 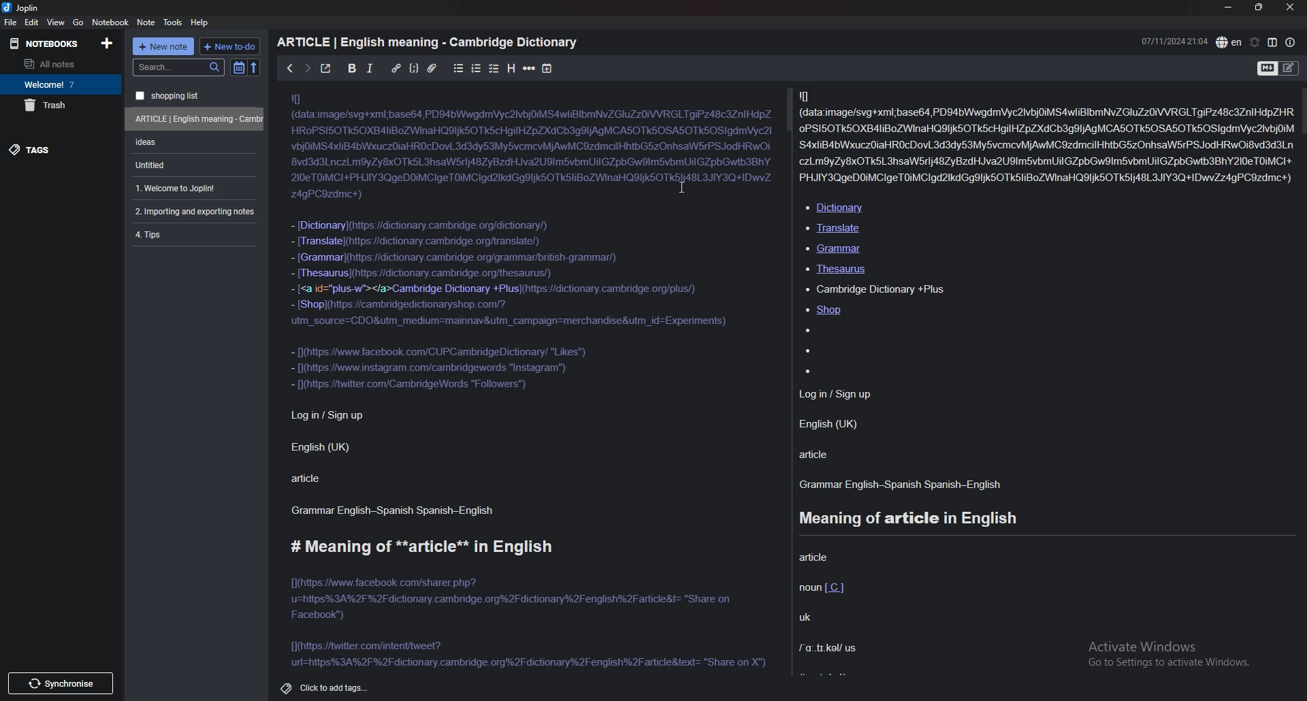 What do you see at coordinates (1259, 7) in the screenshot?
I see `resize` at bounding box center [1259, 7].